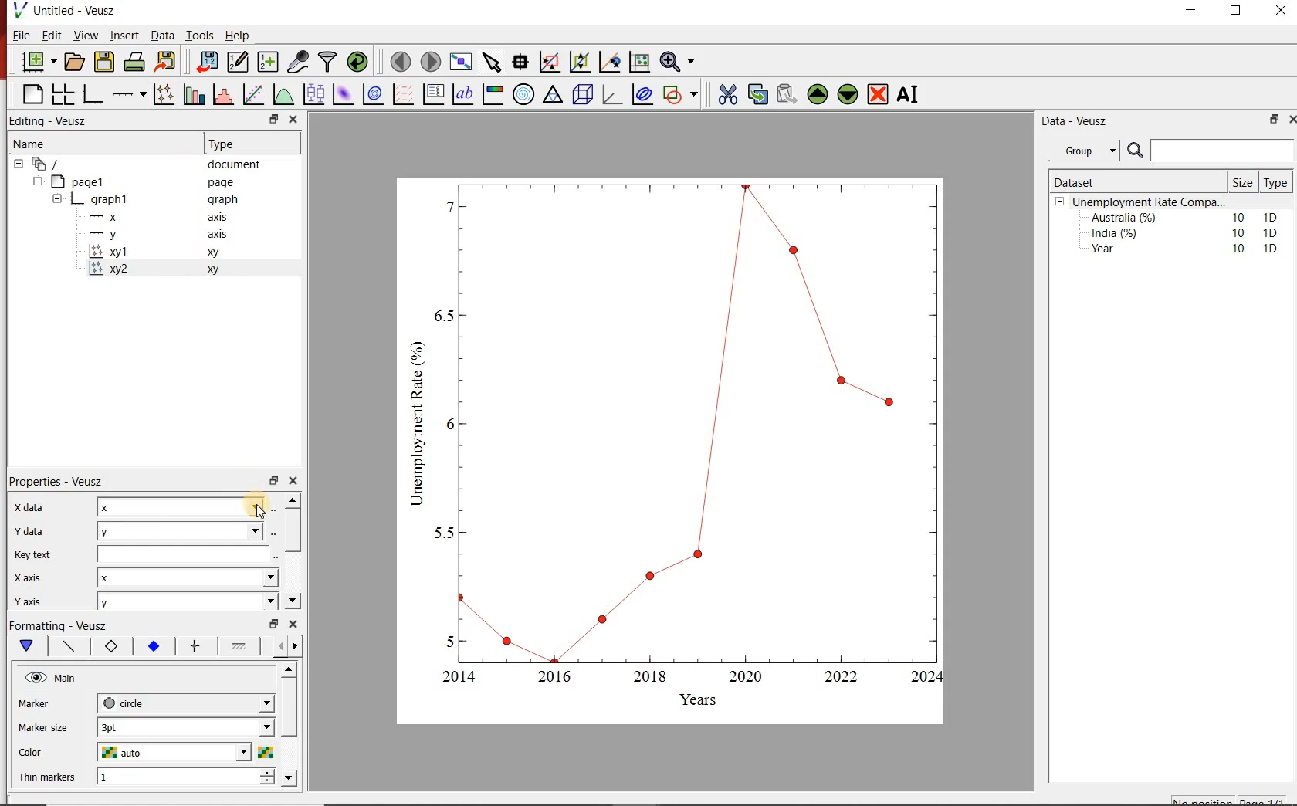 The width and height of the screenshot is (1297, 806). I want to click on move down, so click(292, 600).